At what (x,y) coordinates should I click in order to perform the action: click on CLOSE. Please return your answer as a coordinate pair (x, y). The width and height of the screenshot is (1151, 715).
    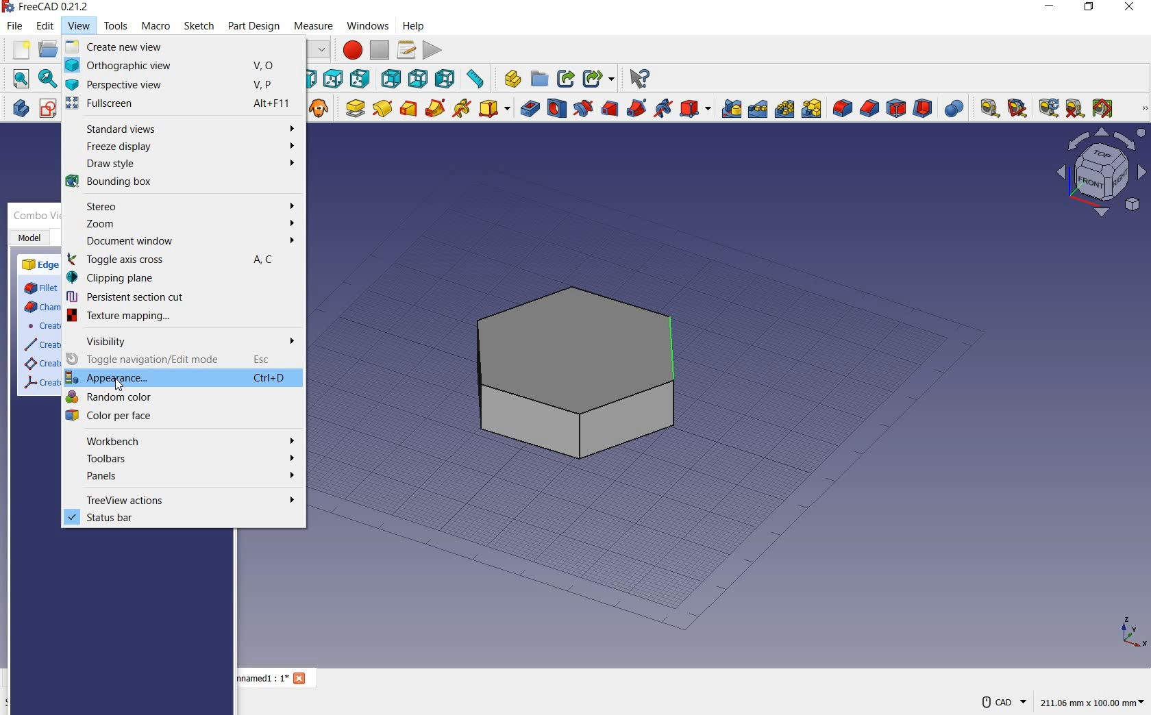
    Looking at the image, I should click on (1131, 7).